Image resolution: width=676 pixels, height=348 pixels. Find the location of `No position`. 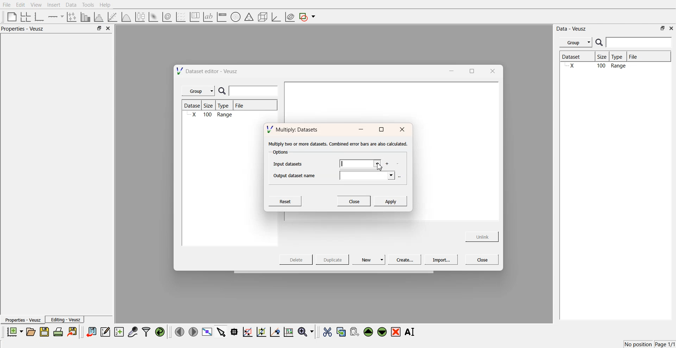

No position is located at coordinates (639, 343).